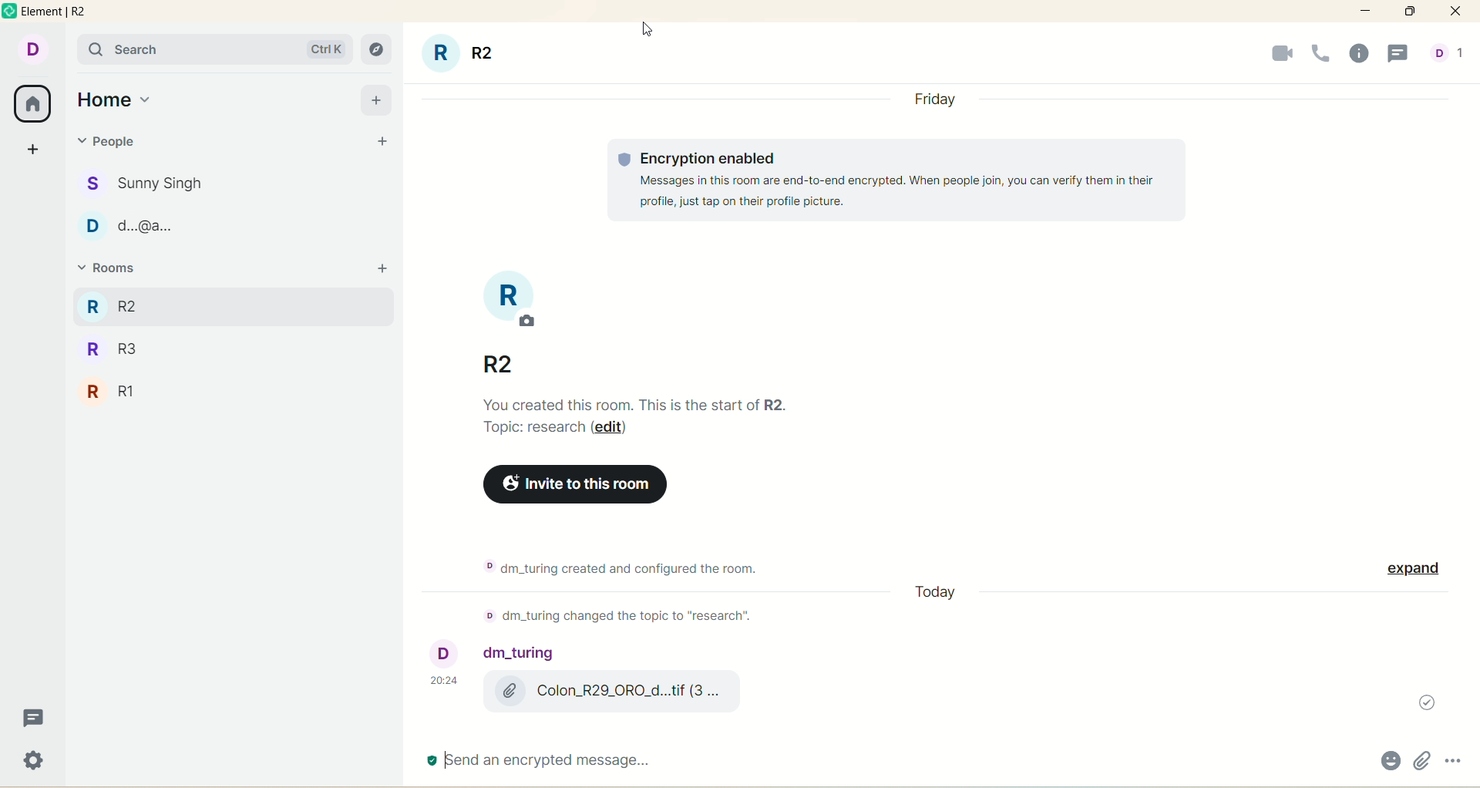 This screenshot has width=1480, height=788. Describe the element at coordinates (1422, 761) in the screenshot. I see `attachments` at that location.